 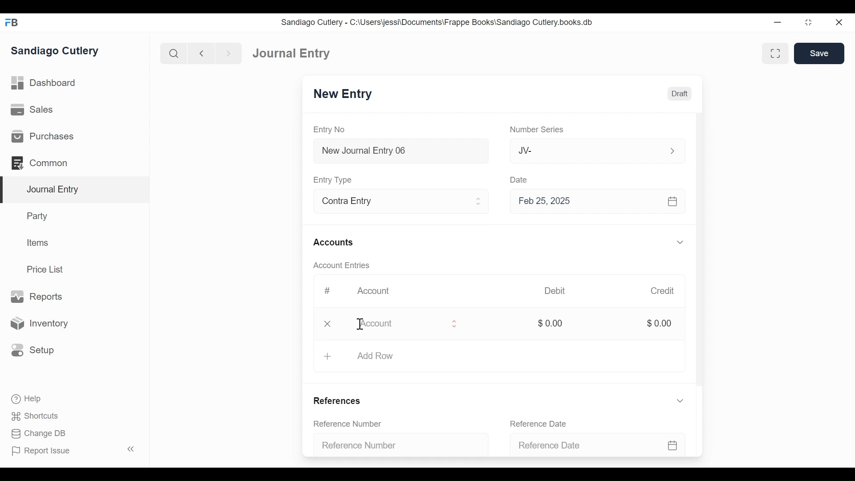 What do you see at coordinates (519, 179) in the screenshot?
I see `Date` at bounding box center [519, 179].